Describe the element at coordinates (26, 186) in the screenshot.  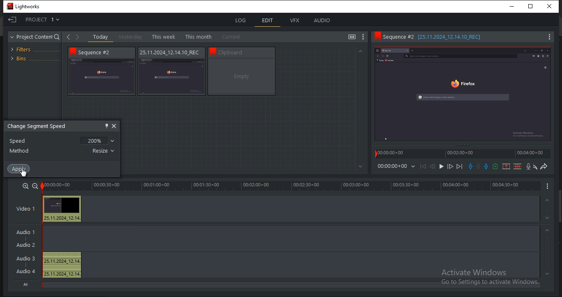
I see `zoom in` at that location.